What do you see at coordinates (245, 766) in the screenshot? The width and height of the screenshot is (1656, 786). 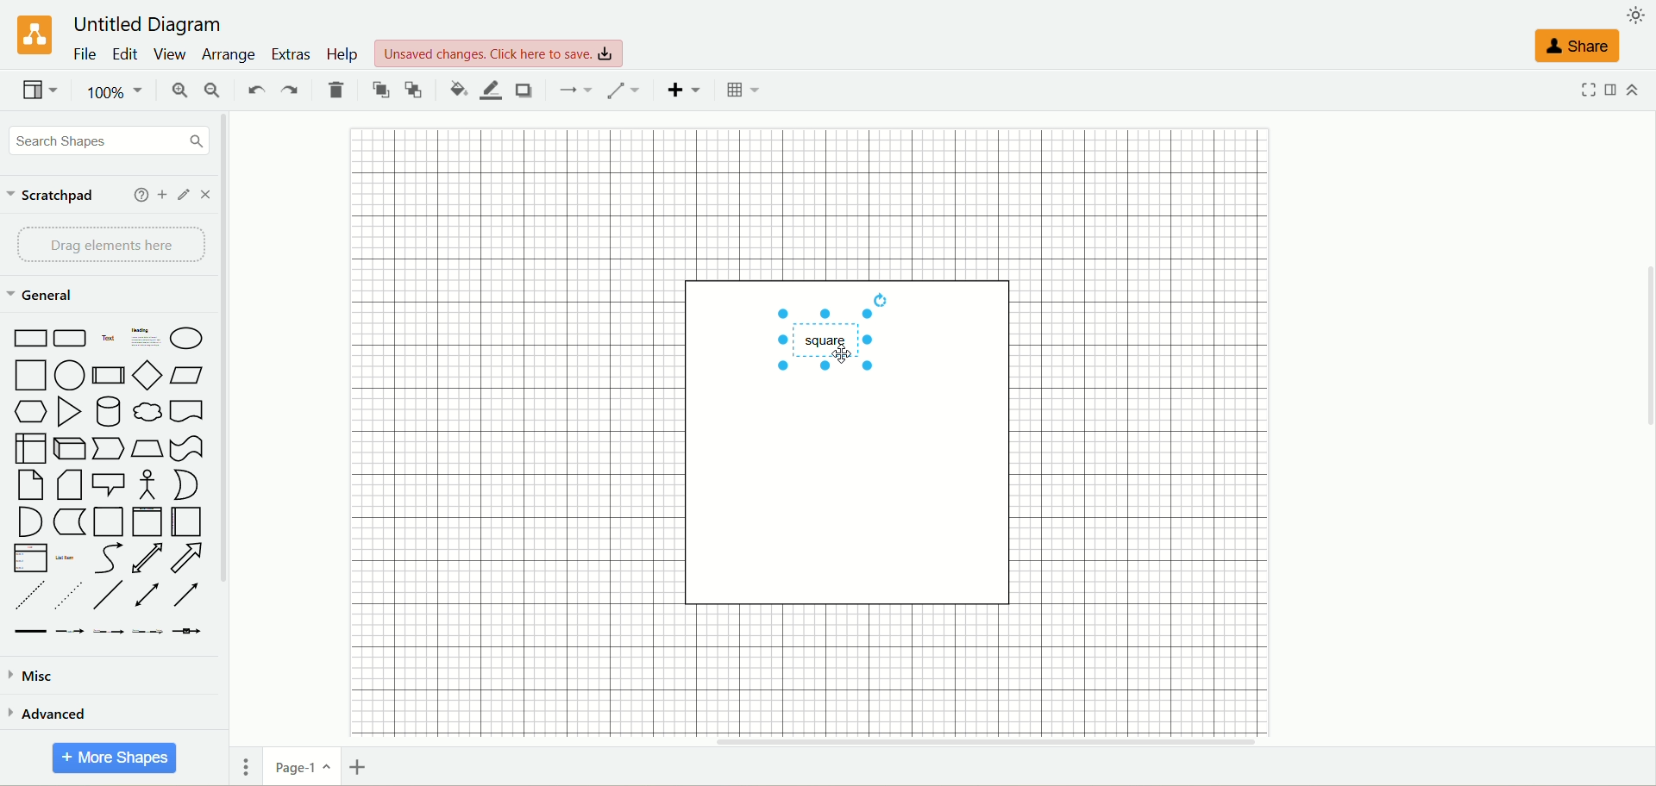 I see `pages` at bounding box center [245, 766].